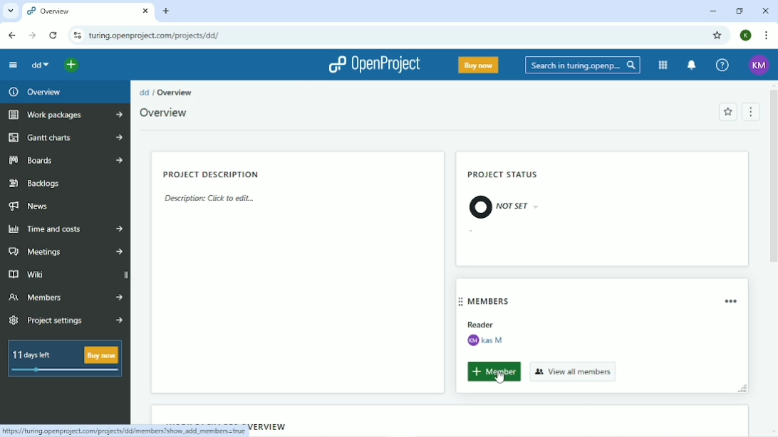 The height and width of the screenshot is (437, 778). Describe the element at coordinates (41, 65) in the screenshot. I see `dd` at that location.